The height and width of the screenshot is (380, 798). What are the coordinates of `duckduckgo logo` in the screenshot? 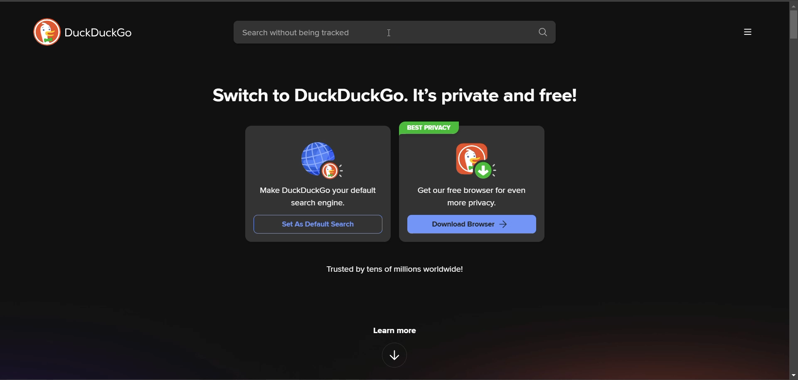 It's located at (41, 32).